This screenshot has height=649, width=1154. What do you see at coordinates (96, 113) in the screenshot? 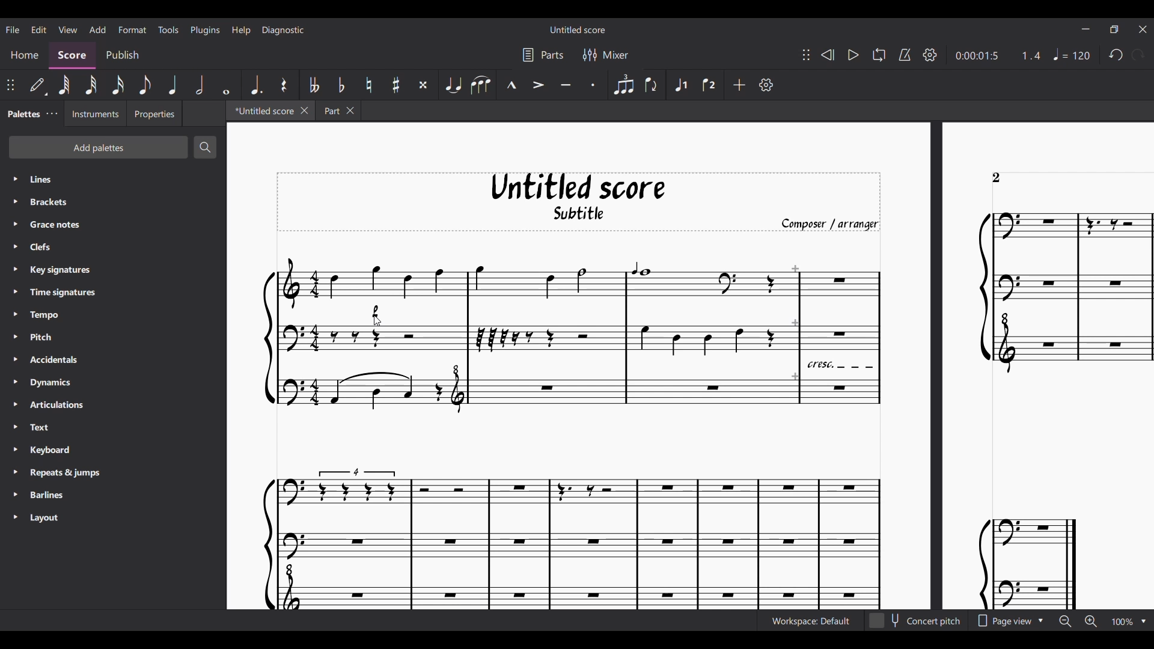
I see `Instruments tab` at bounding box center [96, 113].